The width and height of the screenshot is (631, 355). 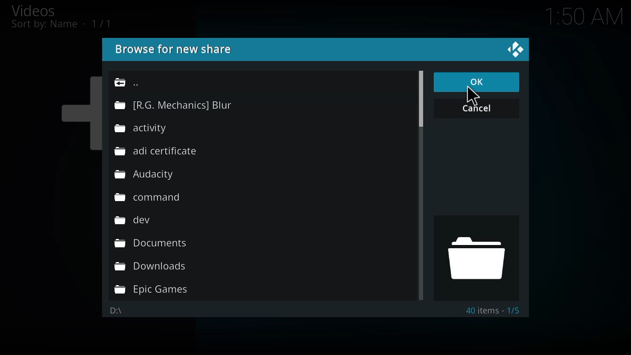 What do you see at coordinates (134, 220) in the screenshot?
I see `folder` at bounding box center [134, 220].